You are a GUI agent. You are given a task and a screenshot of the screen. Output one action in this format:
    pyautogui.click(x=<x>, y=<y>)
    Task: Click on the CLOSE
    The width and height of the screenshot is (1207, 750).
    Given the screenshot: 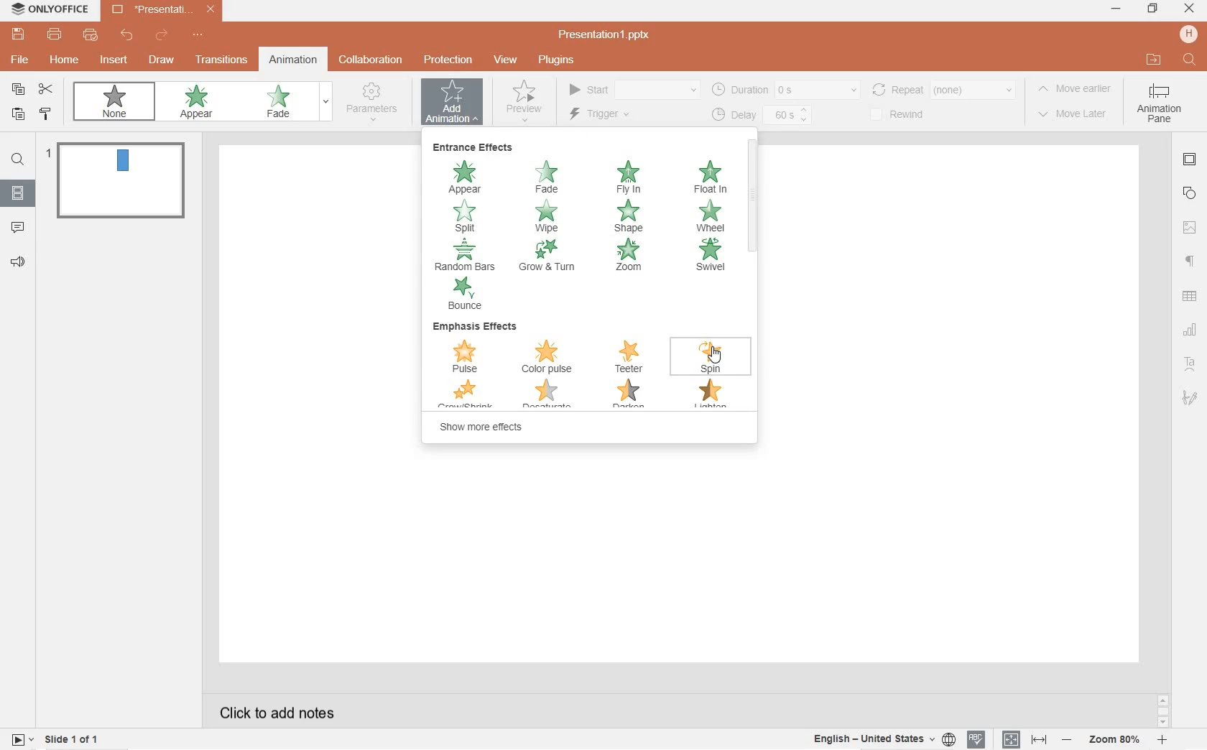 What is the action you would take?
    pyautogui.click(x=1190, y=9)
    